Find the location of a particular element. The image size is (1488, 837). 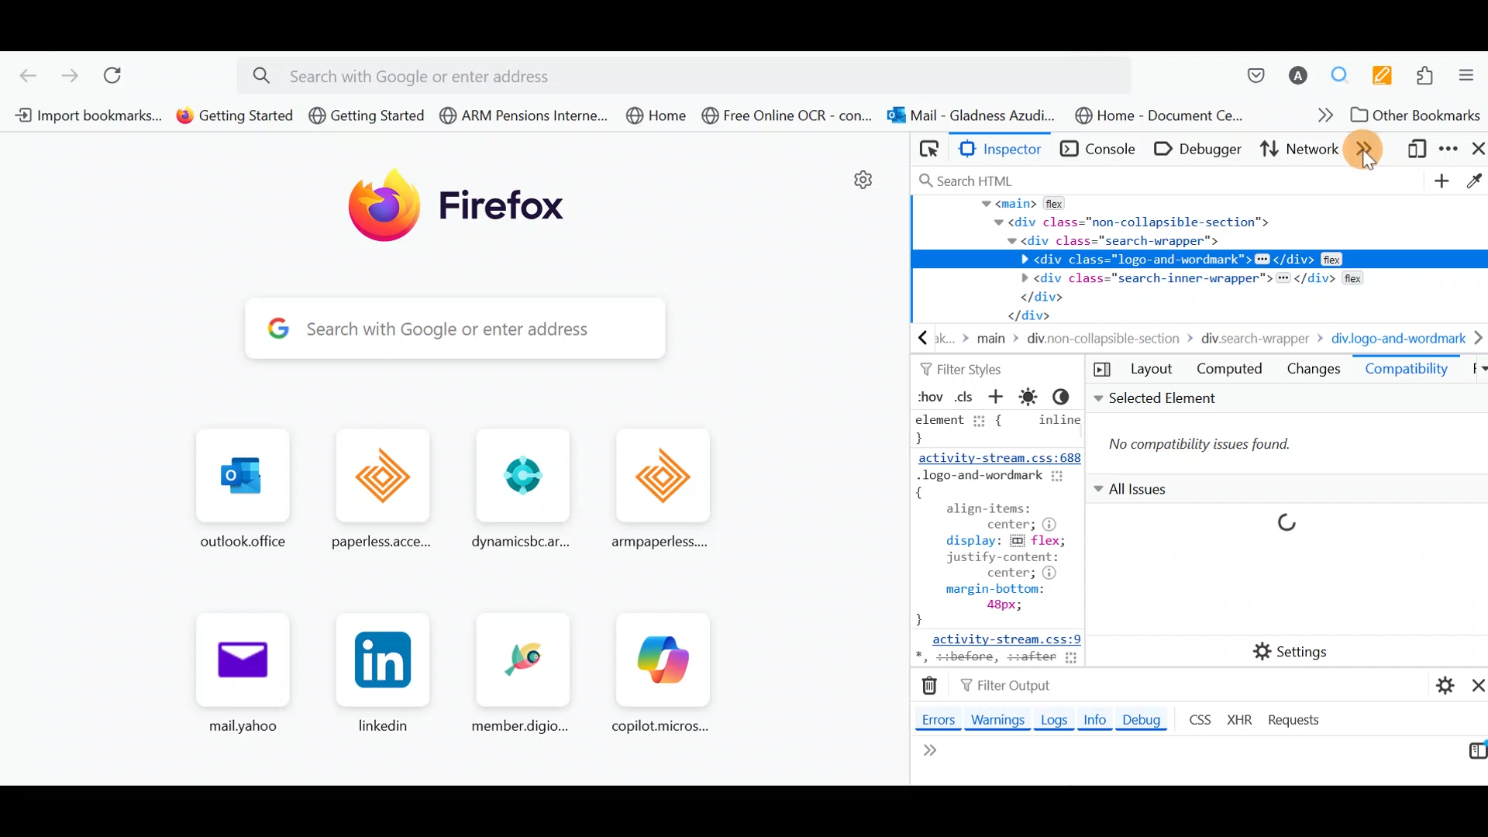

settings is located at coordinates (863, 186).